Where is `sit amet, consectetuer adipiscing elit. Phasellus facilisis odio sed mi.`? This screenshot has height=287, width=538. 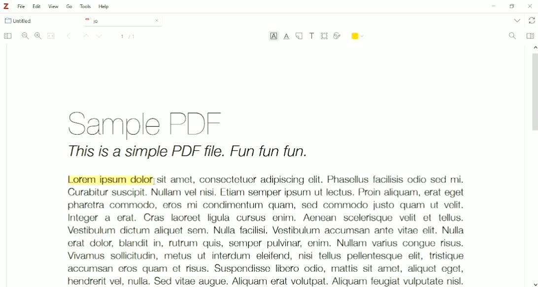
sit amet, consectetuer adipiscing elit. Phasellus facilisis odio sed mi. is located at coordinates (311, 179).